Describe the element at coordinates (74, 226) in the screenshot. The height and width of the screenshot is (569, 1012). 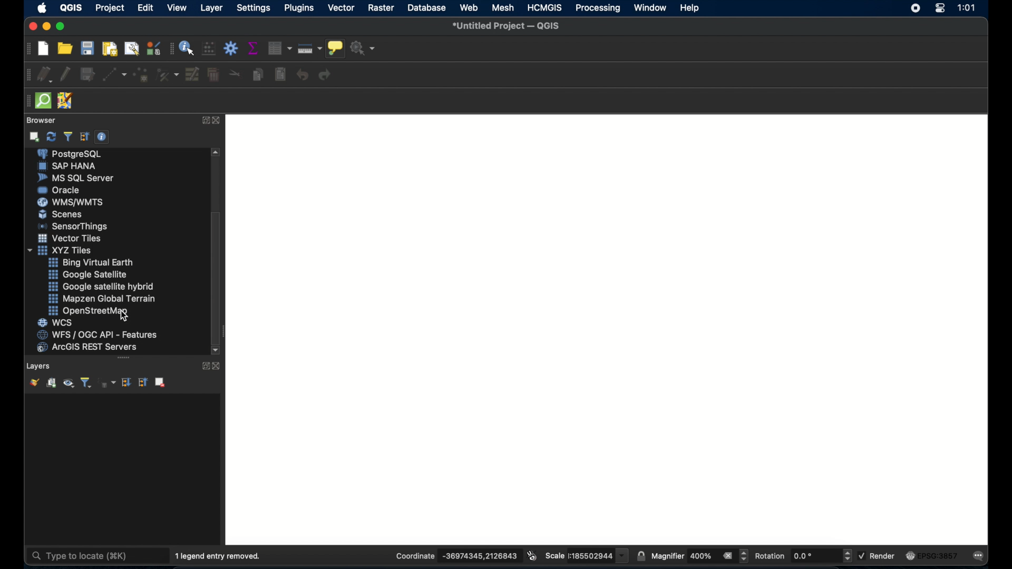
I see `sensor things` at that location.